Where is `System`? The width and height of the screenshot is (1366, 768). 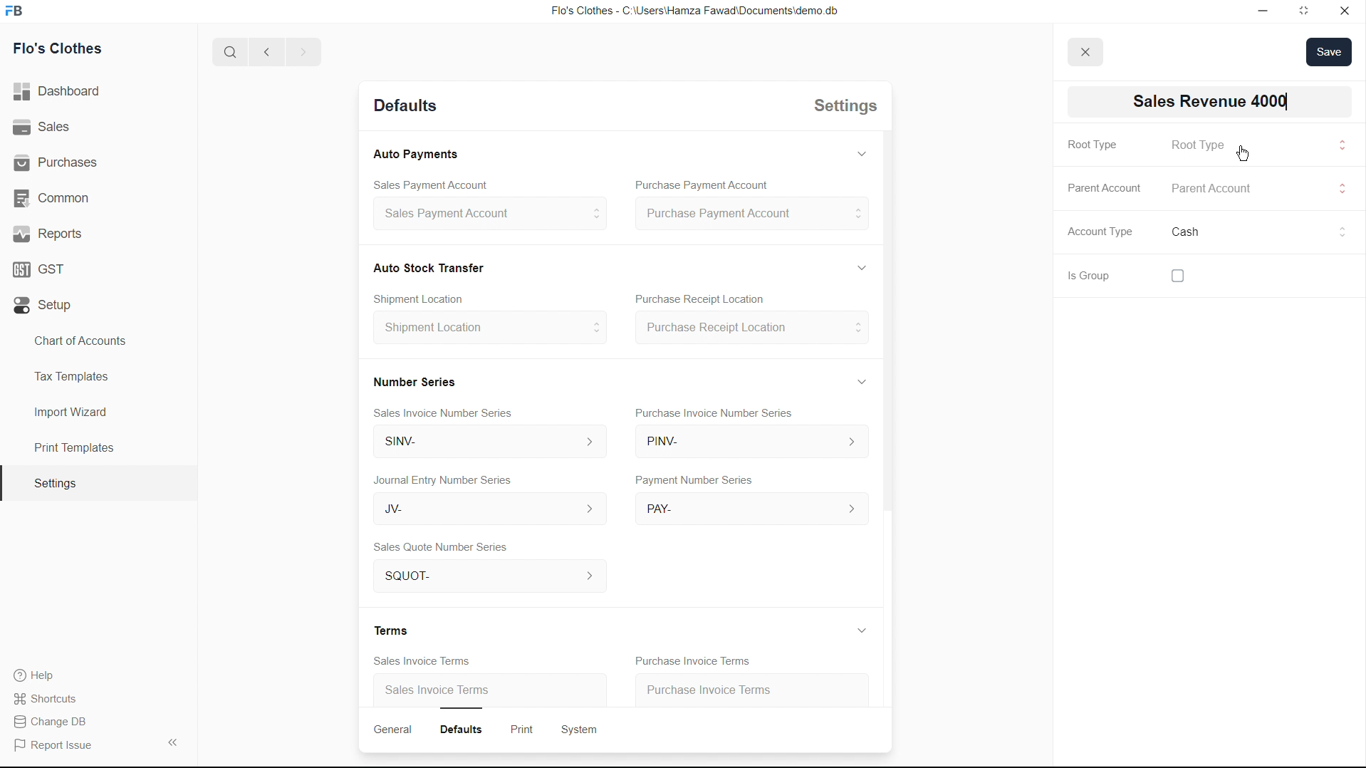
System is located at coordinates (583, 728).